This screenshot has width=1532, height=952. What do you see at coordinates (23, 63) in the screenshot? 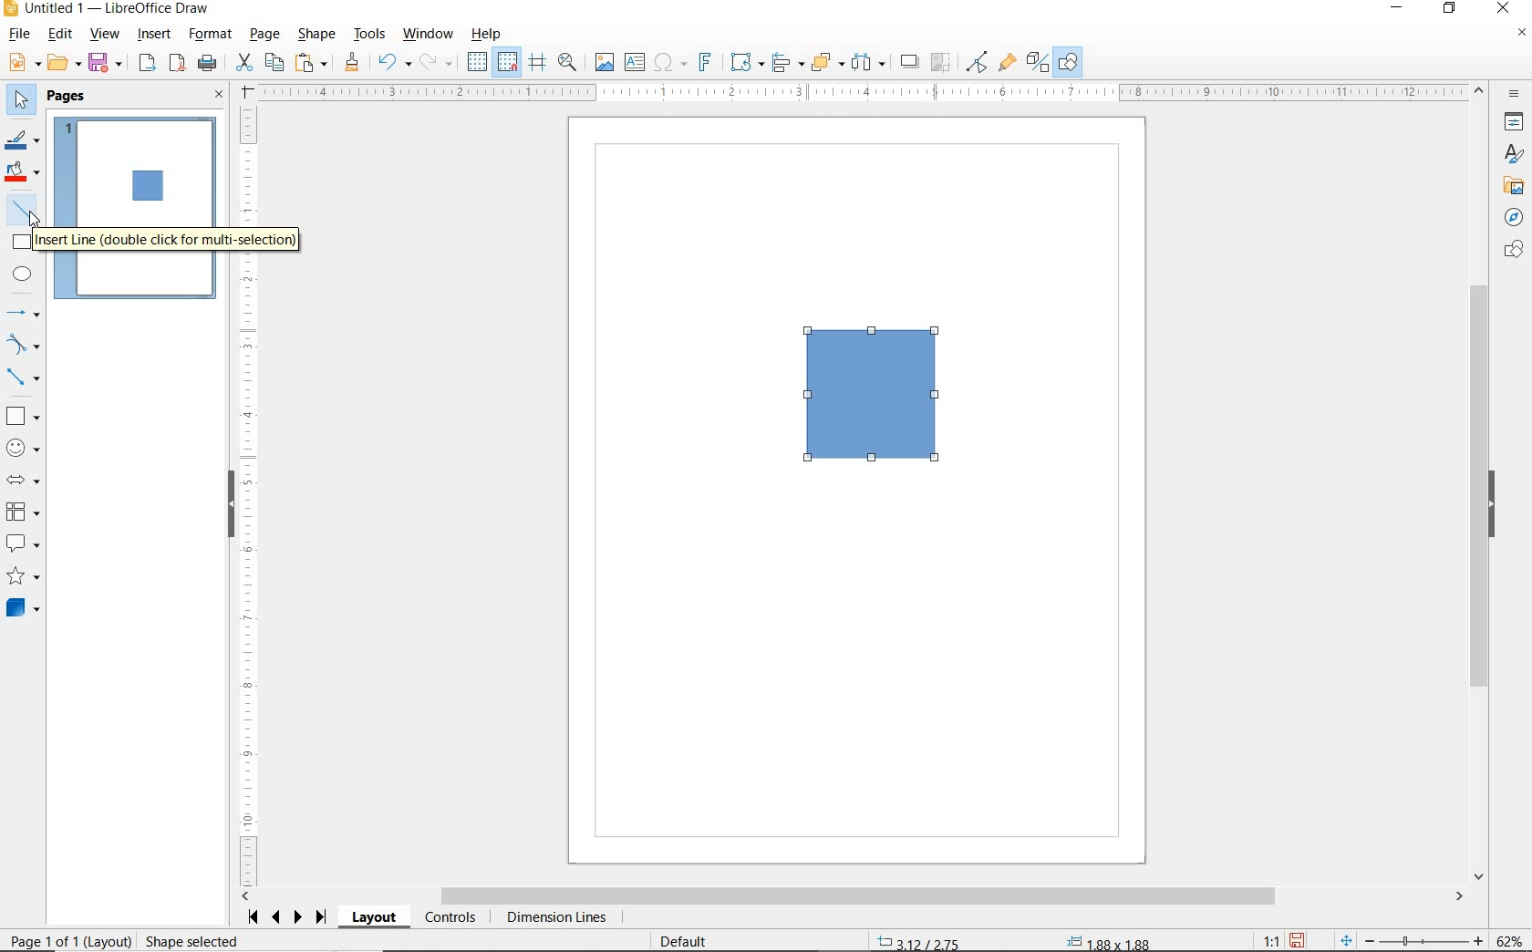
I see `NEW` at bounding box center [23, 63].